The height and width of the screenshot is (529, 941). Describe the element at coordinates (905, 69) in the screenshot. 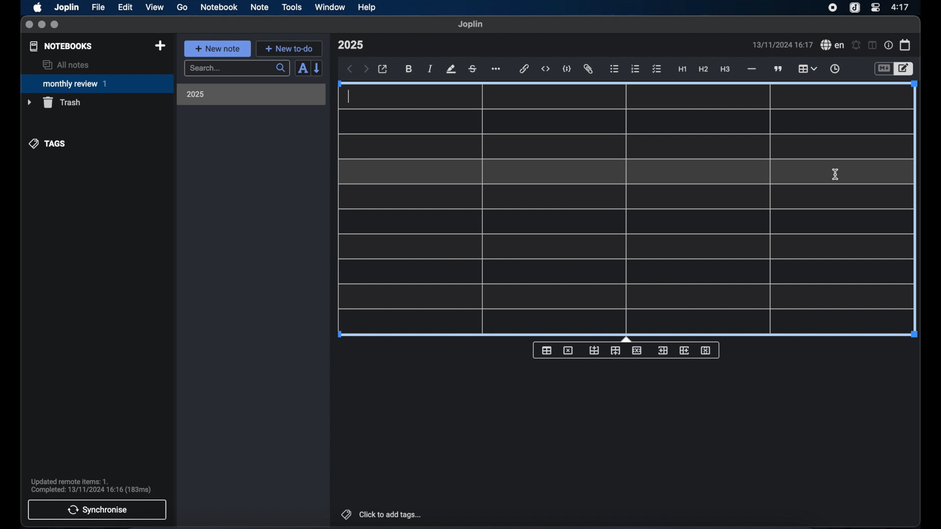

I see `toggle editor` at that location.